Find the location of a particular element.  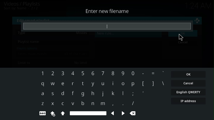

j is located at coordinates (102, 94).